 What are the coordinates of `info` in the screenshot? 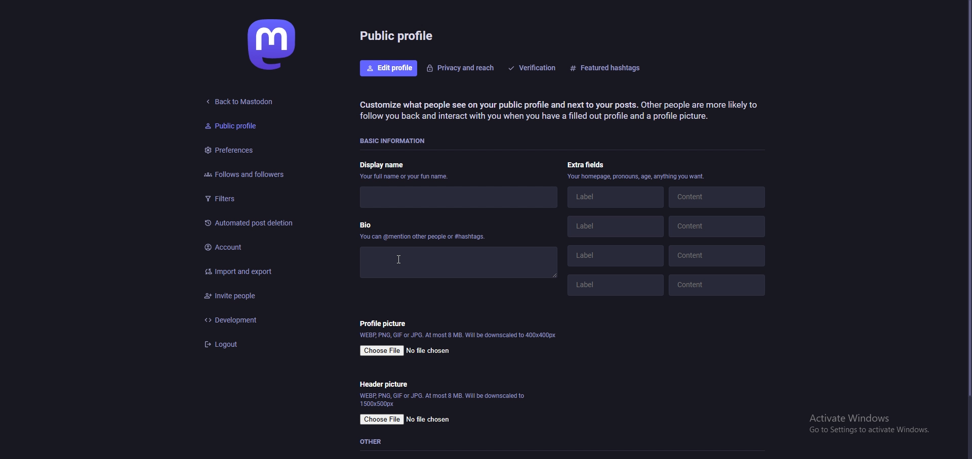 It's located at (444, 399).